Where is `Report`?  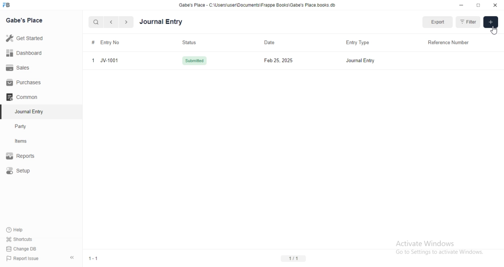 Report is located at coordinates (26, 156).